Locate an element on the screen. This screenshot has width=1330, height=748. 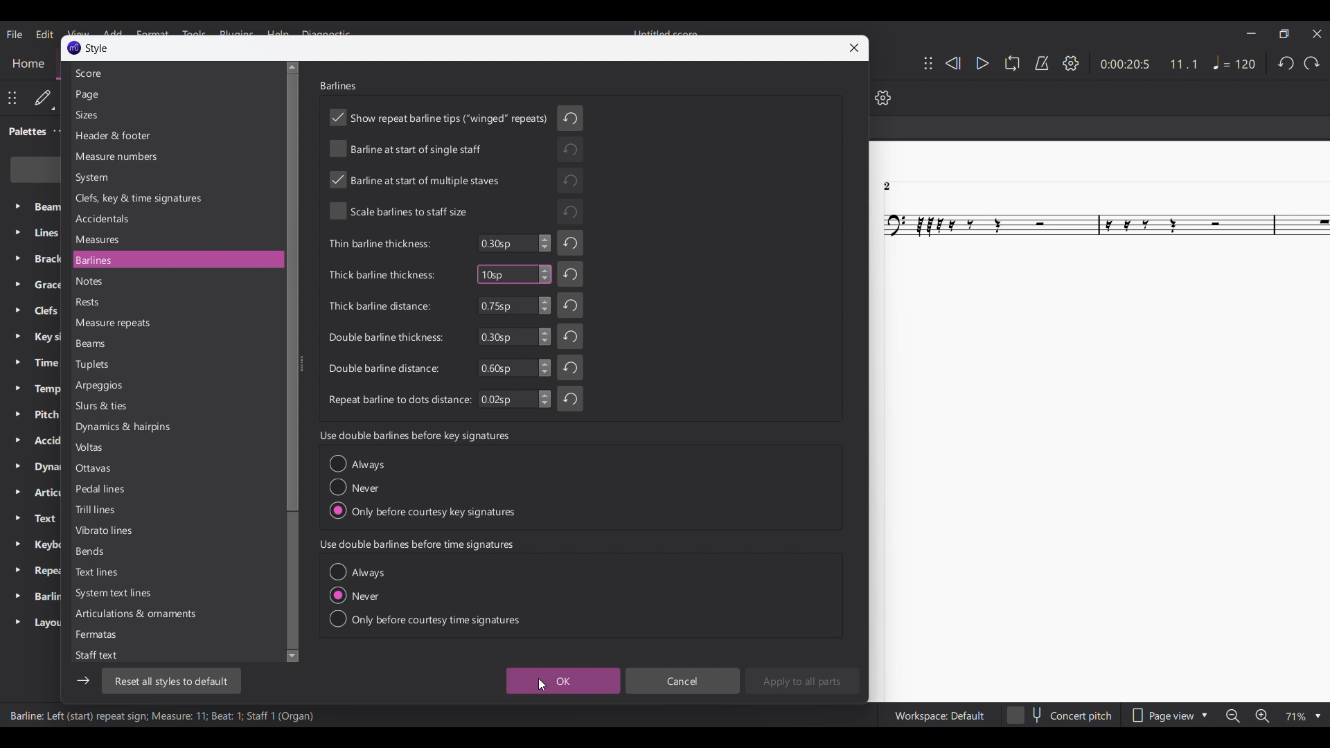
Toggle options under current section is located at coordinates (423, 487).